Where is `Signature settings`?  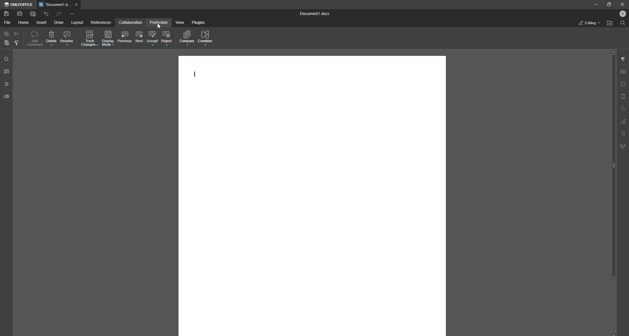 Signature settings is located at coordinates (624, 147).